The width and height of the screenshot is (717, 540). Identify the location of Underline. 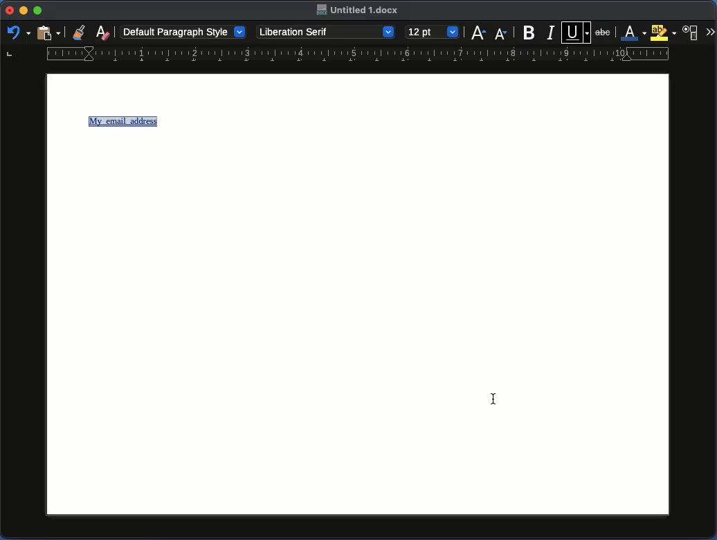
(577, 31).